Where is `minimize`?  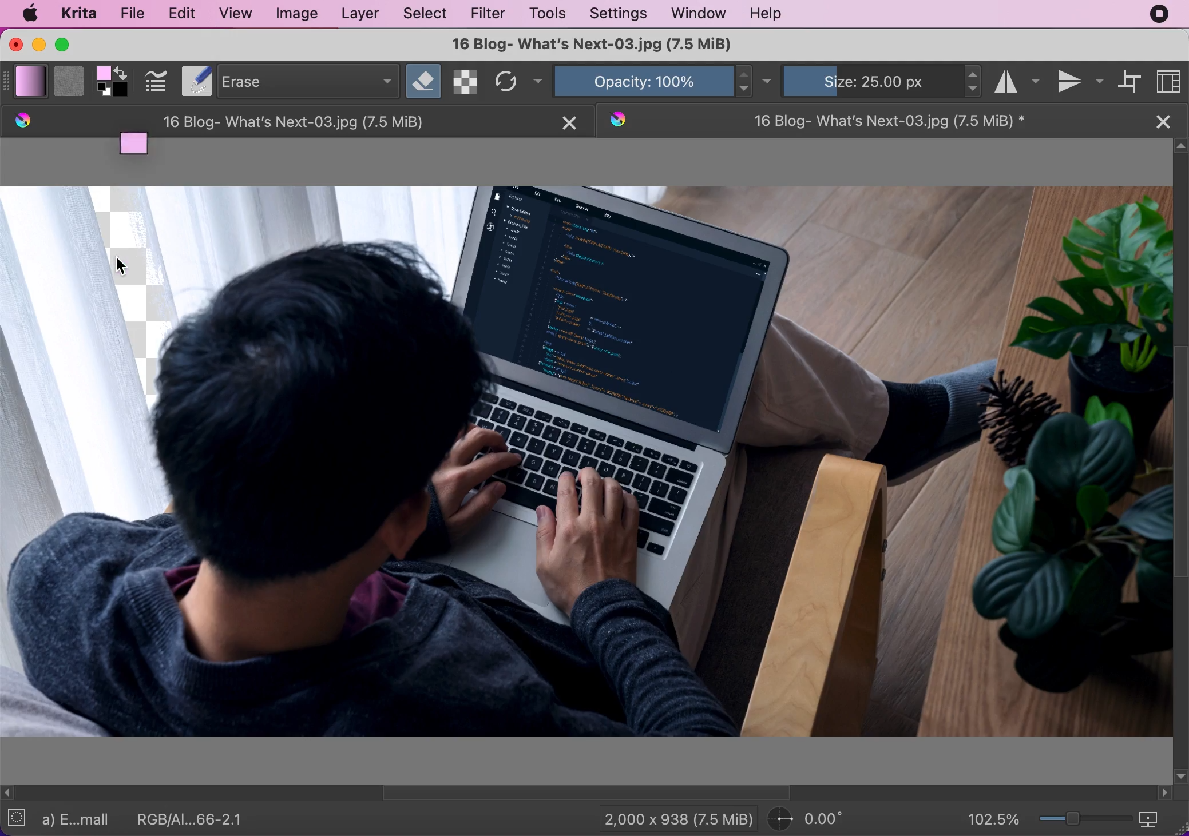 minimize is located at coordinates (39, 46).